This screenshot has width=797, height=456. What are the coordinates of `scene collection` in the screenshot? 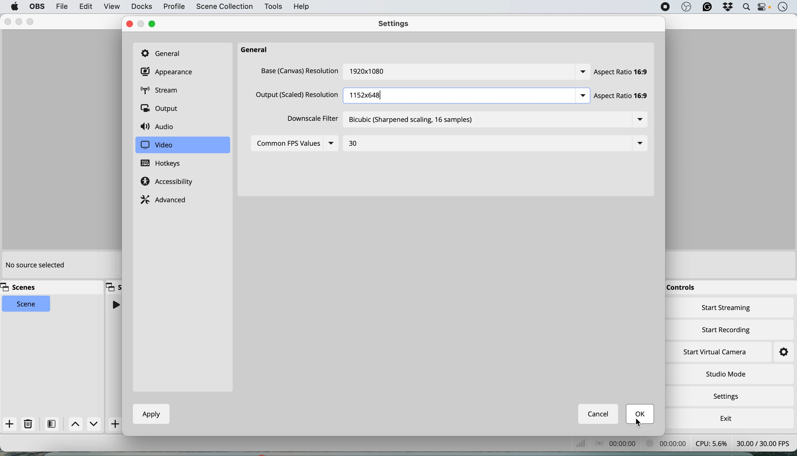 It's located at (224, 7).